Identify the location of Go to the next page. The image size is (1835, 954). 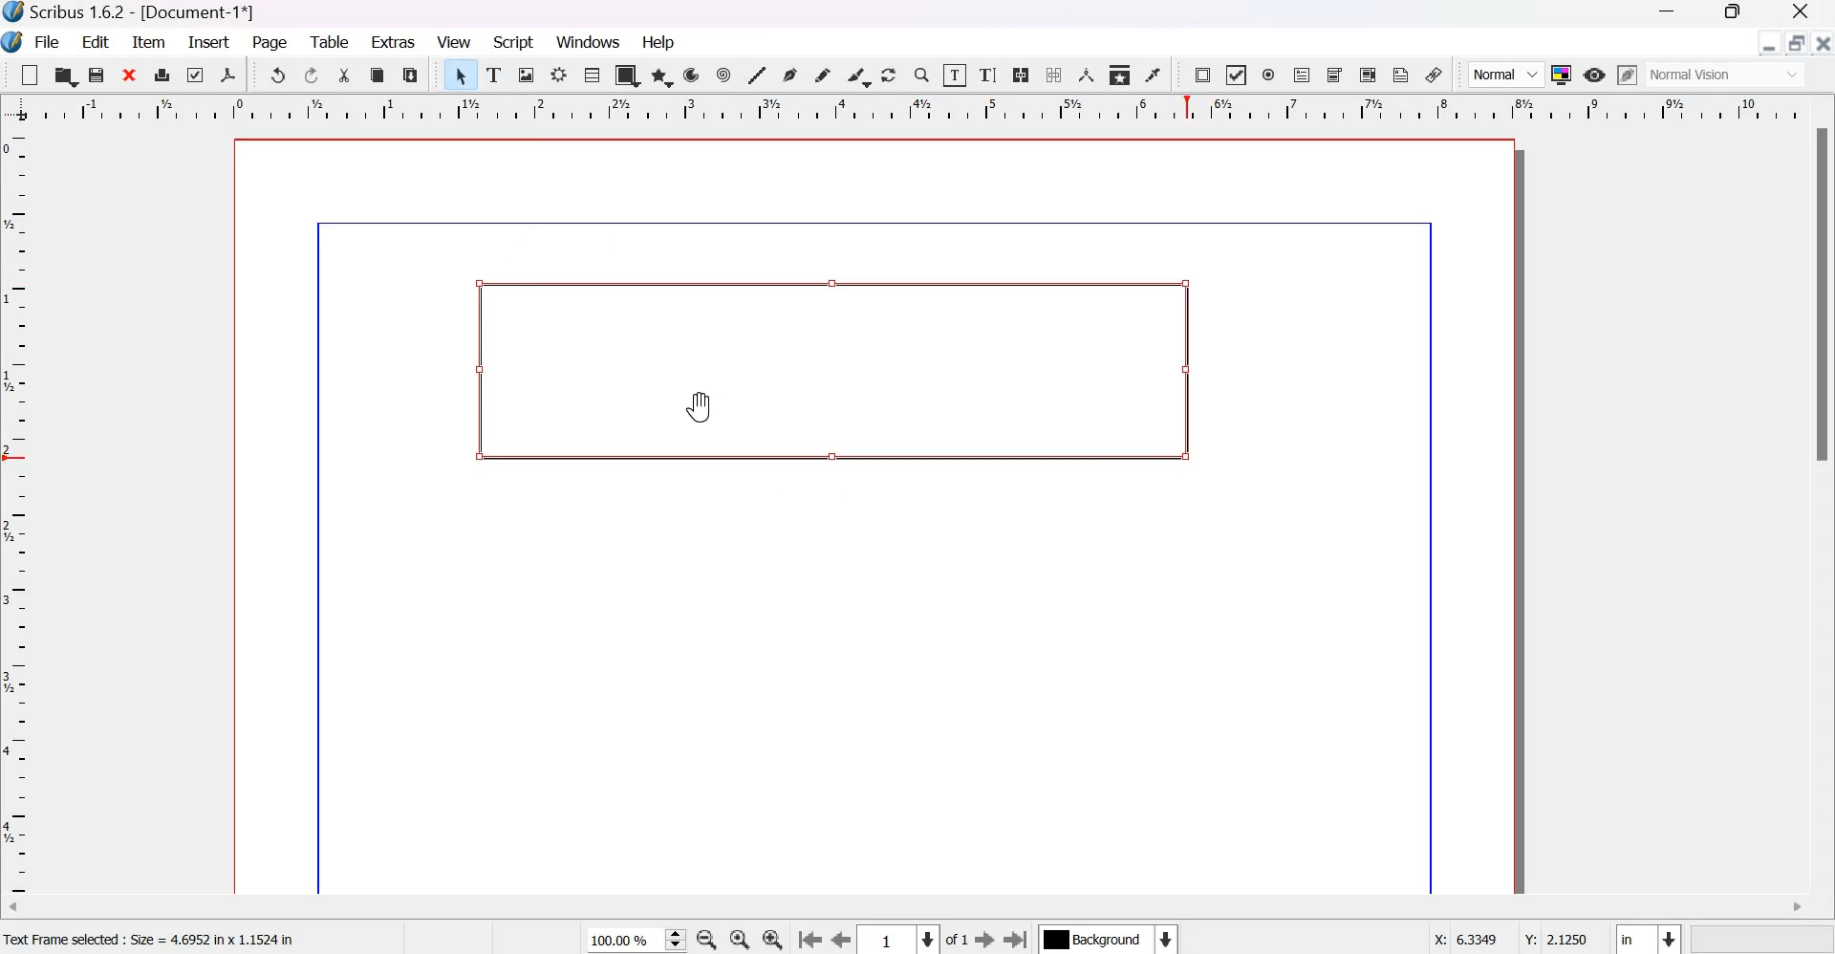
(984, 940).